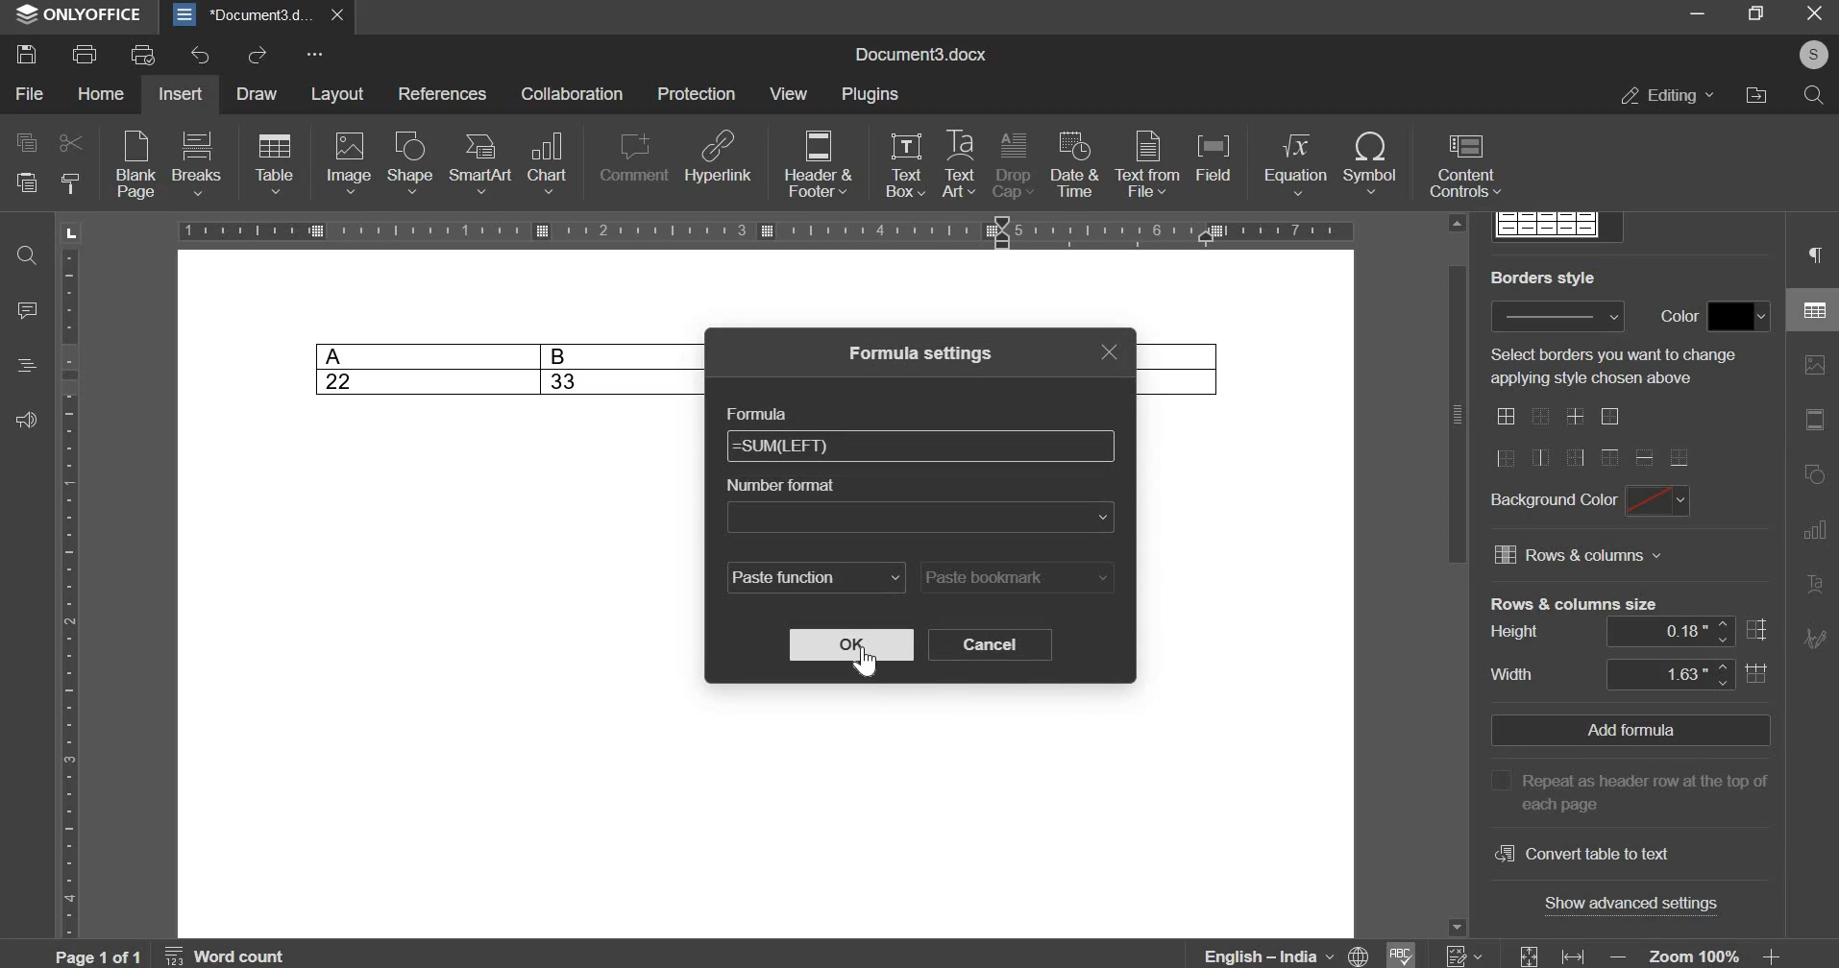 Image resolution: width=1839 pixels, height=968 pixels. Describe the element at coordinates (781, 485) in the screenshot. I see `number format` at that location.